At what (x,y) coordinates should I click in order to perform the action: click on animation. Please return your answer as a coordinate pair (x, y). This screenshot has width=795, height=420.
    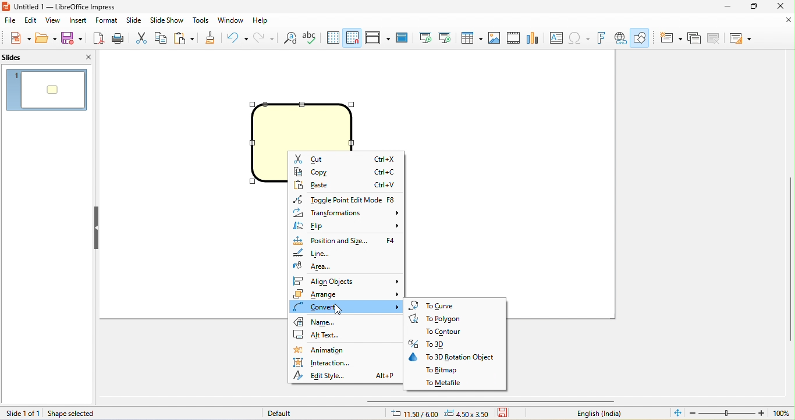
    Looking at the image, I should click on (329, 351).